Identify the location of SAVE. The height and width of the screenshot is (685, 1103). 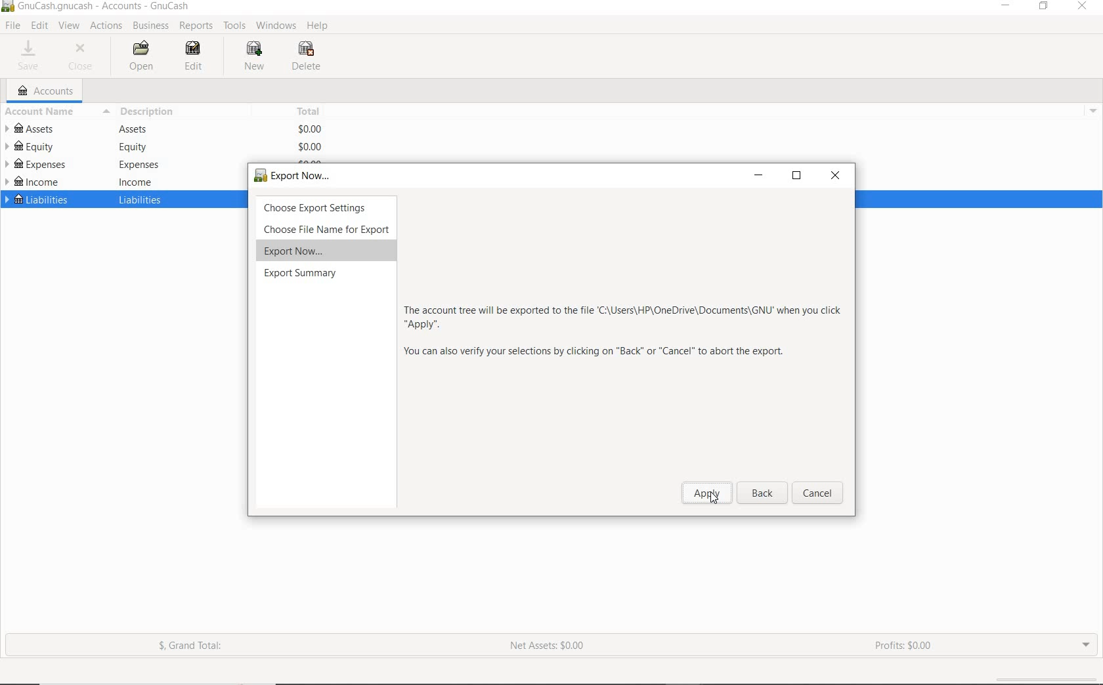
(32, 56).